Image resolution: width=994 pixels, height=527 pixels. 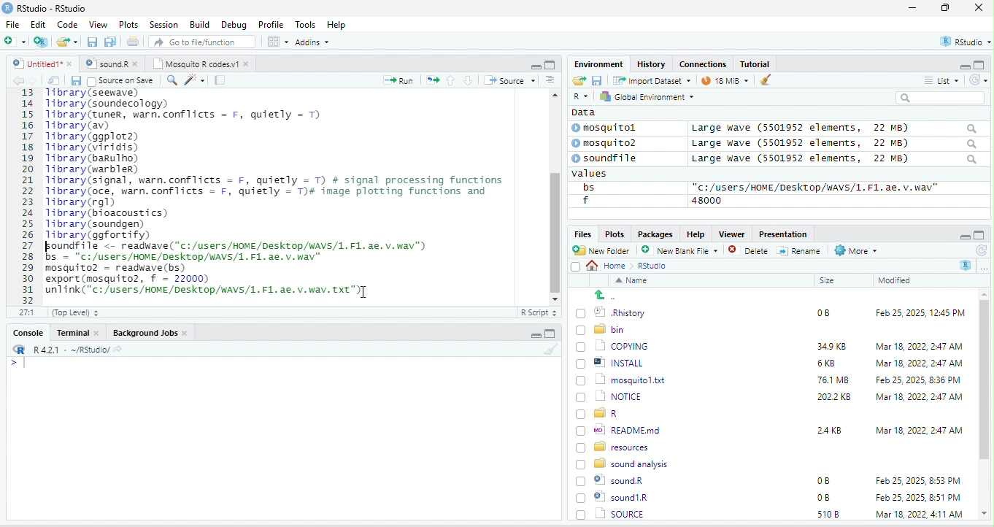 What do you see at coordinates (614, 482) in the screenshot?
I see `© sound1R` at bounding box center [614, 482].